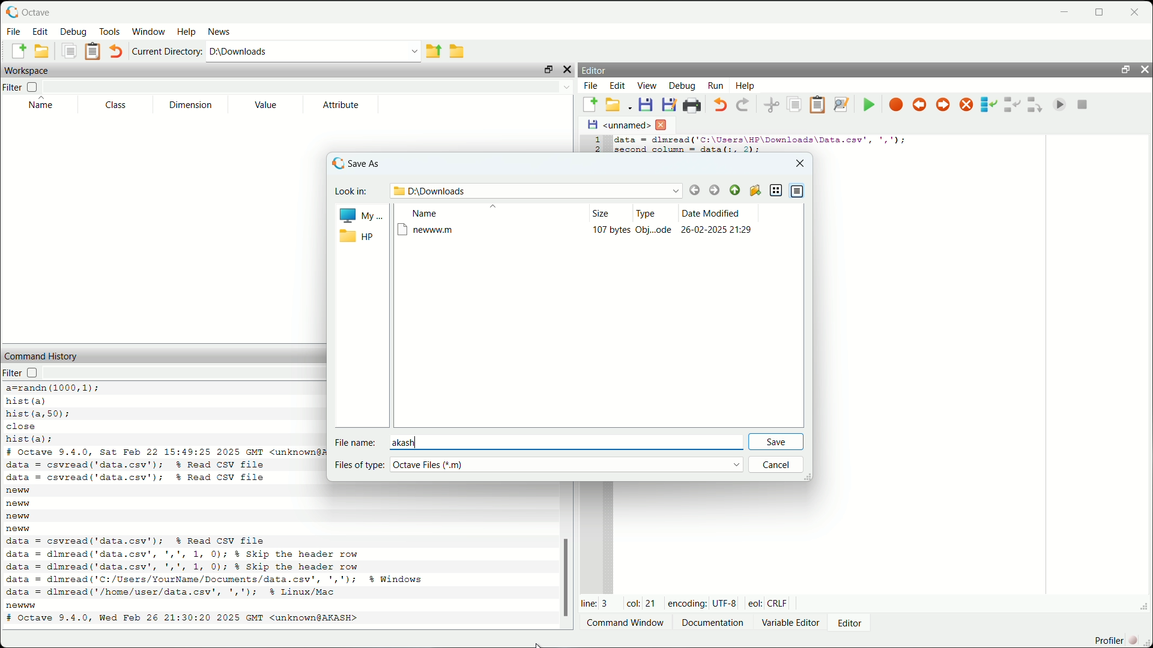  Describe the element at coordinates (617, 126) in the screenshot. I see `unnamed` at that location.